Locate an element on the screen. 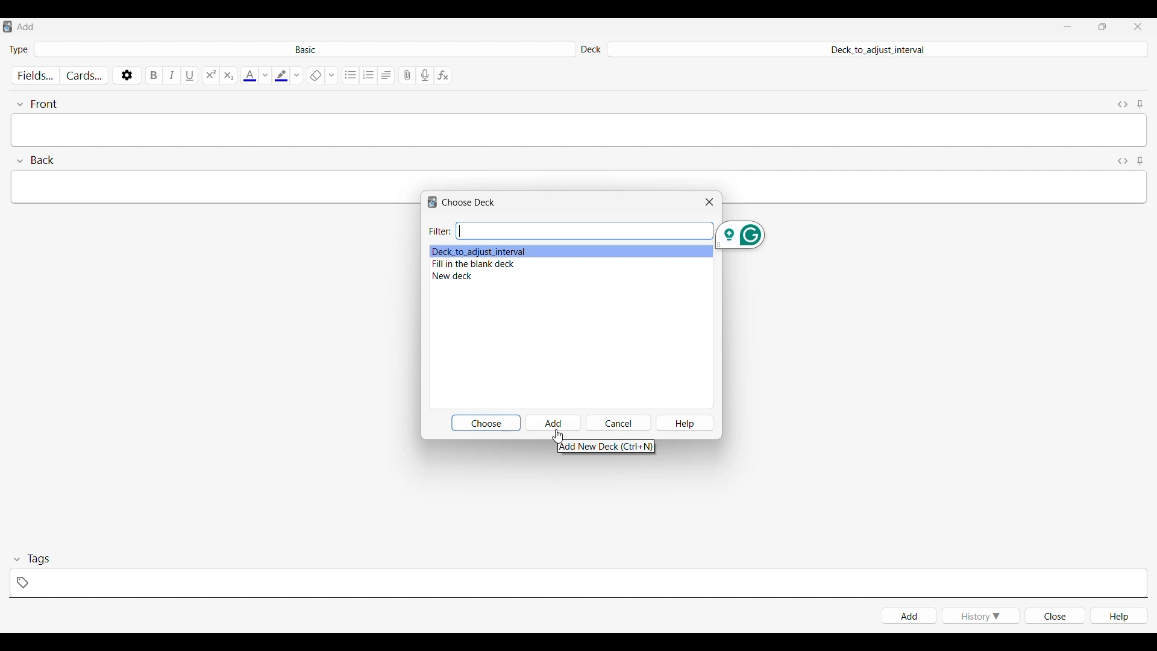  Underline  is located at coordinates (191, 75).